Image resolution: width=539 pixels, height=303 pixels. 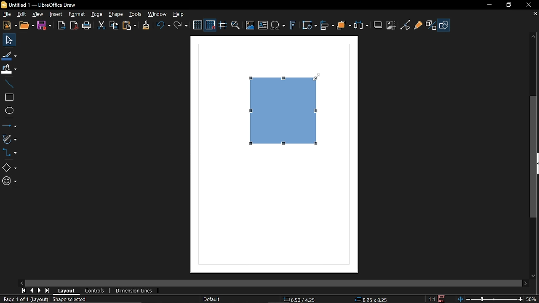 I want to click on Zoom control, so click(x=488, y=299).